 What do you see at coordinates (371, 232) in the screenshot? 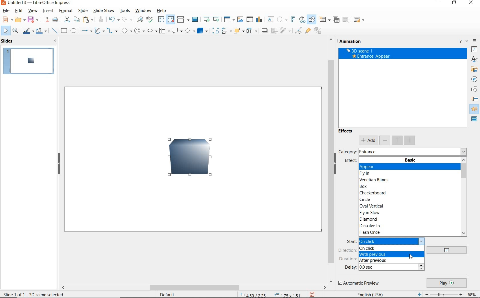
I see `FLASH ONCE` at bounding box center [371, 232].